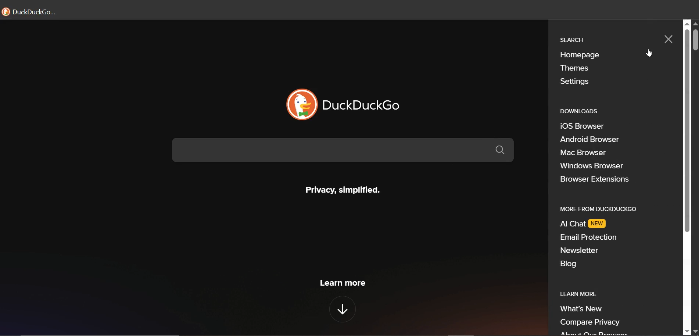  Describe the element at coordinates (589, 139) in the screenshot. I see `Android Browser` at that location.